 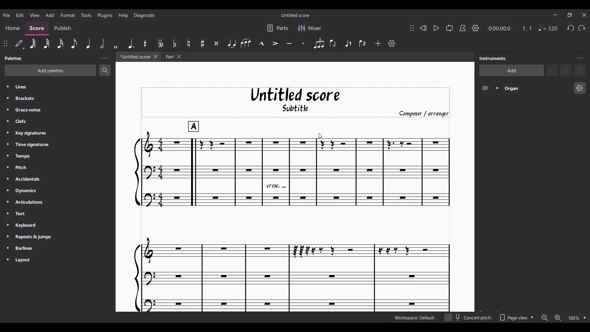 I want to click on Tools menu, so click(x=86, y=15).